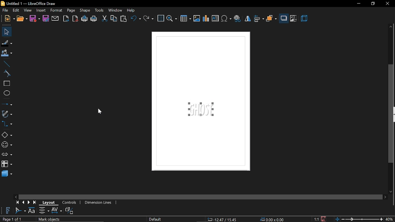  I want to click on export as pdf, so click(75, 19).